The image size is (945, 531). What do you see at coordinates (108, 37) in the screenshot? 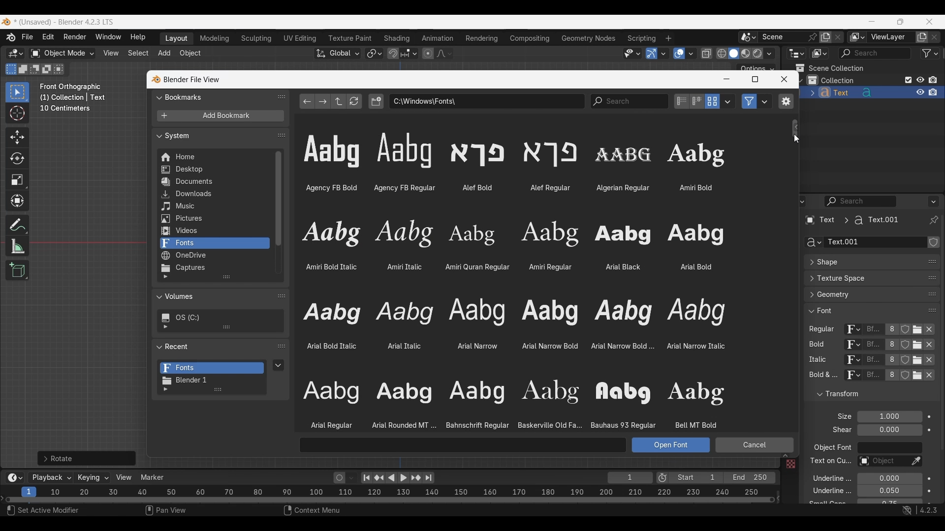
I see `Window menu` at bounding box center [108, 37].